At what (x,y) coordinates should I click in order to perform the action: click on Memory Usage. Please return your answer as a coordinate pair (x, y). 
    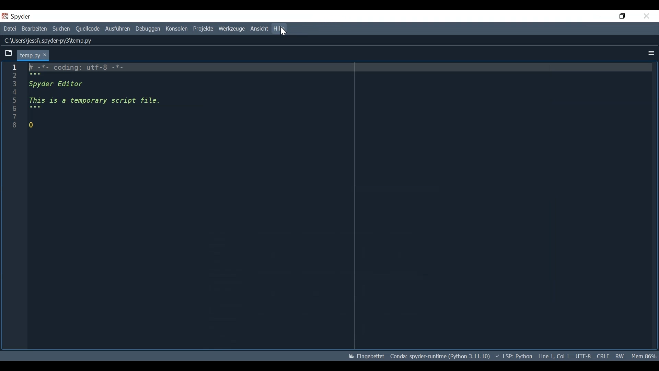
    Looking at the image, I should click on (644, 356).